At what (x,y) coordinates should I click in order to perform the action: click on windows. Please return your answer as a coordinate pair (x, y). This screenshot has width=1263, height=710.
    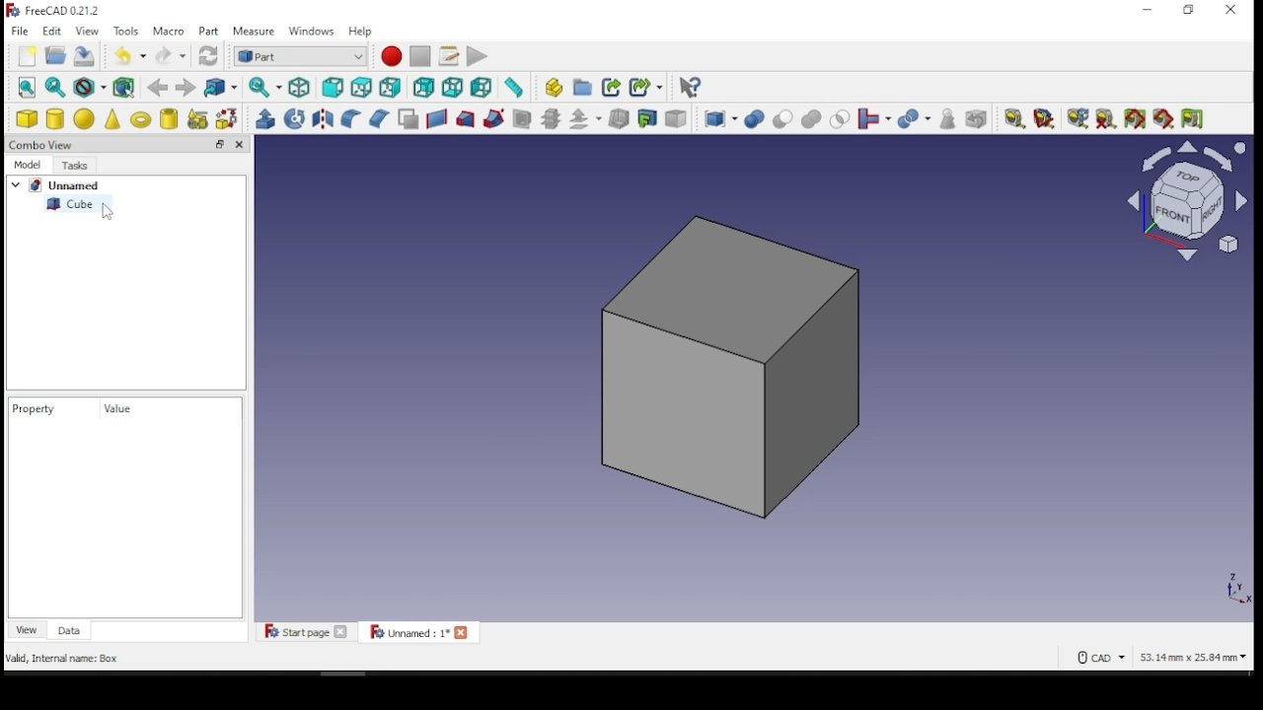
    Looking at the image, I should click on (313, 33).